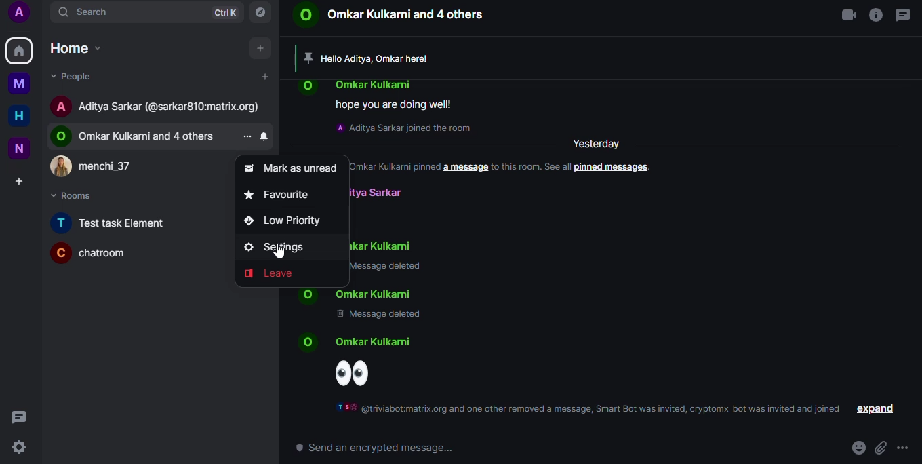  I want to click on message, so click(21, 417).